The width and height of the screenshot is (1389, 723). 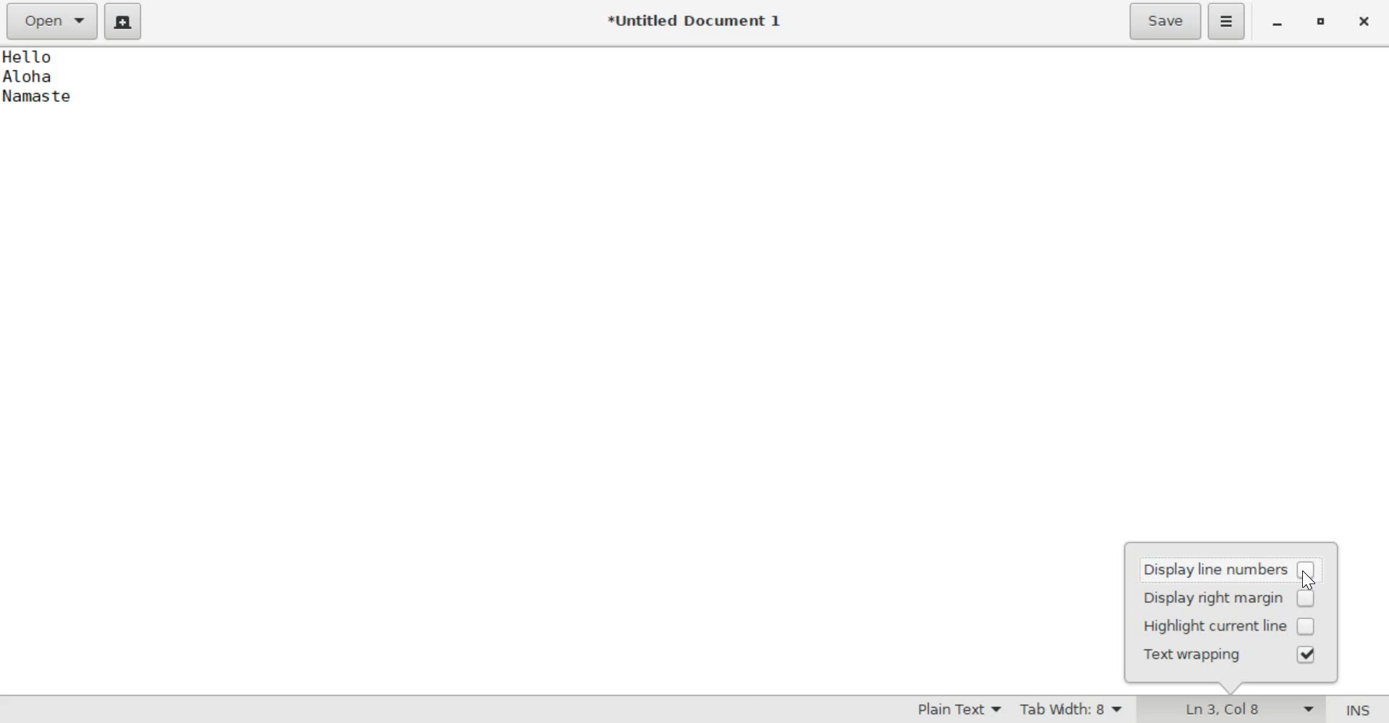 I want to click on Hello Aloha Namaste, so click(x=691, y=232).